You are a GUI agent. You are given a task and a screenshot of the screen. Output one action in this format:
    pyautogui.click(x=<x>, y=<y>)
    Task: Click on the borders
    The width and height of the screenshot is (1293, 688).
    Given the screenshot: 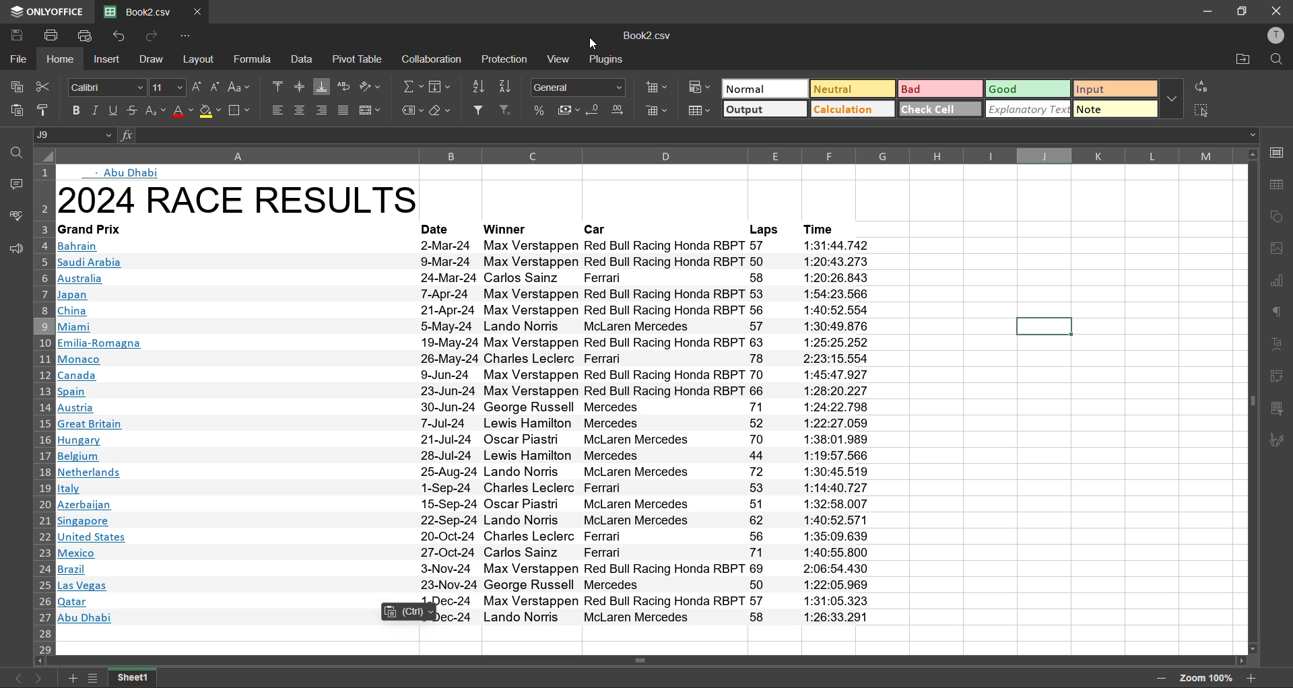 What is the action you would take?
    pyautogui.click(x=242, y=108)
    